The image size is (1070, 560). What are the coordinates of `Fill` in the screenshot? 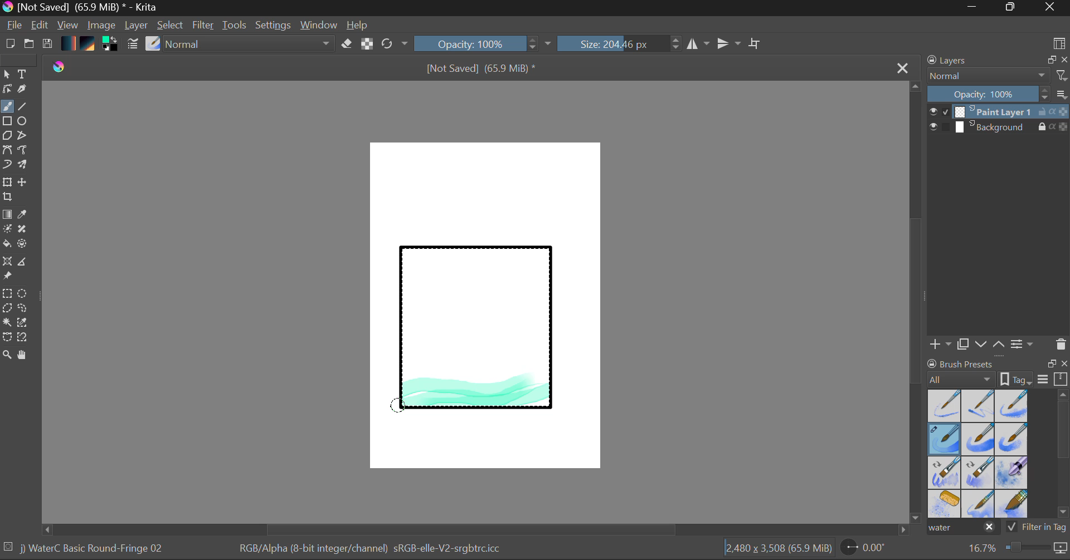 It's located at (7, 245).